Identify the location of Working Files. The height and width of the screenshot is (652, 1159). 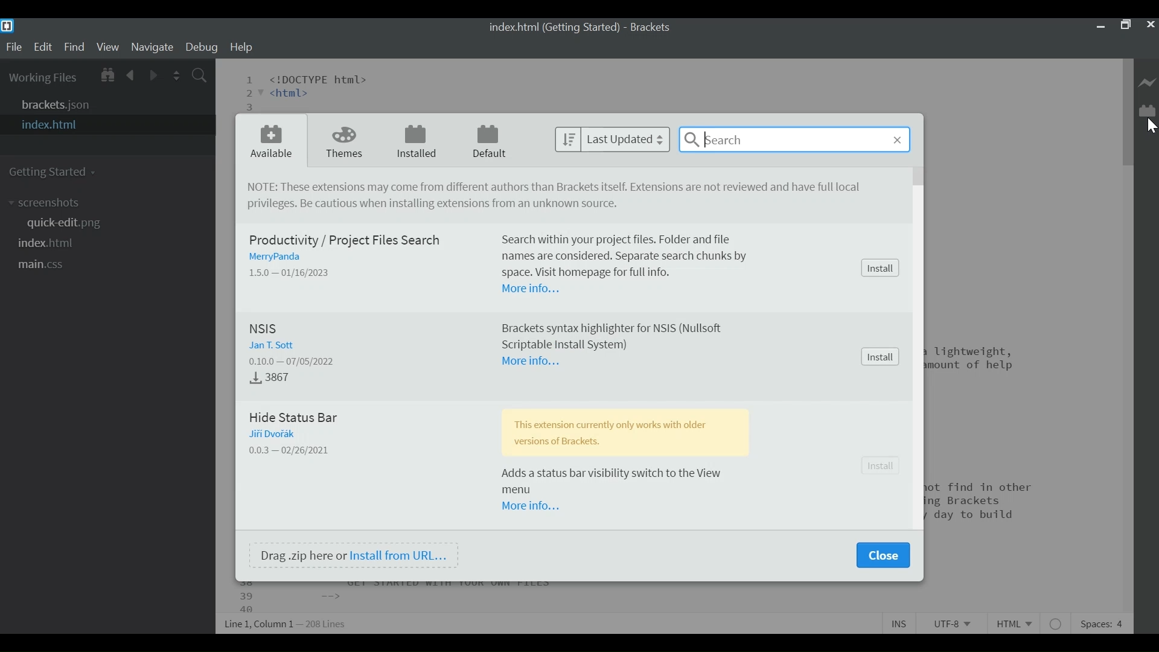
(43, 77).